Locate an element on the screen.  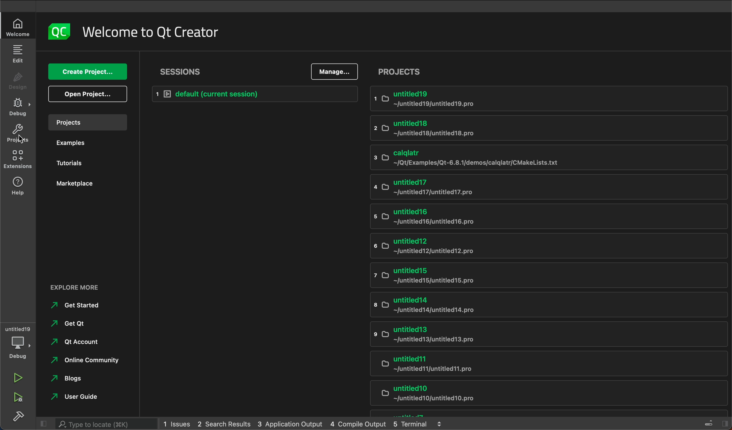
marketplace is located at coordinates (75, 184).